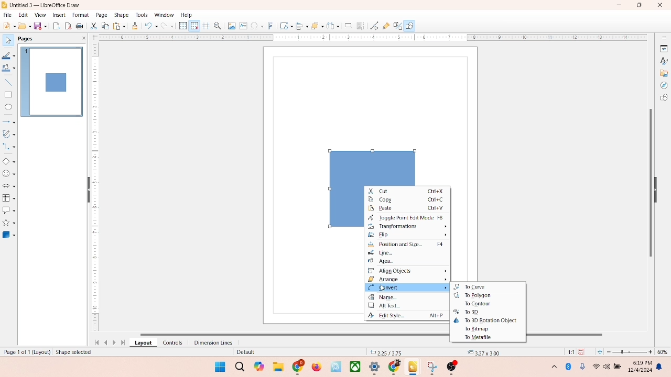 This screenshot has height=377, width=671. What do you see at coordinates (80, 14) in the screenshot?
I see `format` at bounding box center [80, 14].